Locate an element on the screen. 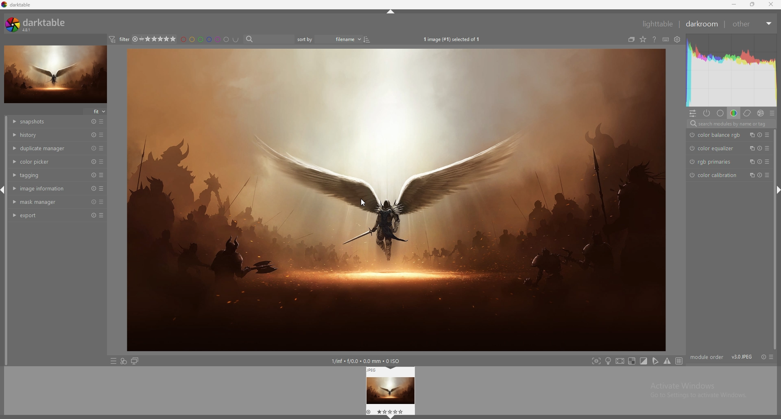 This screenshot has height=419, width=781. color graph is located at coordinates (731, 70).